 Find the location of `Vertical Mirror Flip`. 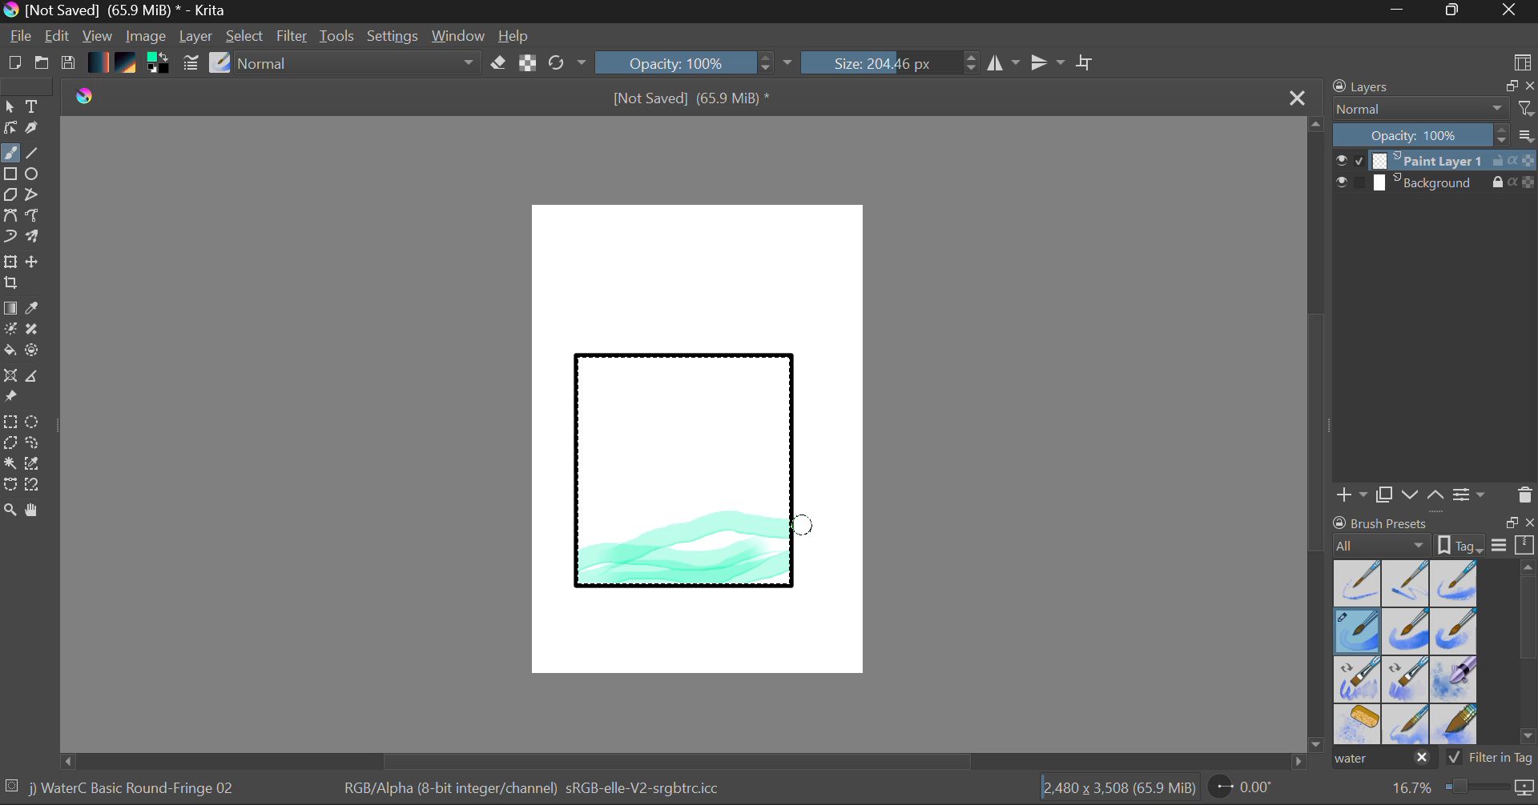

Vertical Mirror Flip is located at coordinates (1003, 63).